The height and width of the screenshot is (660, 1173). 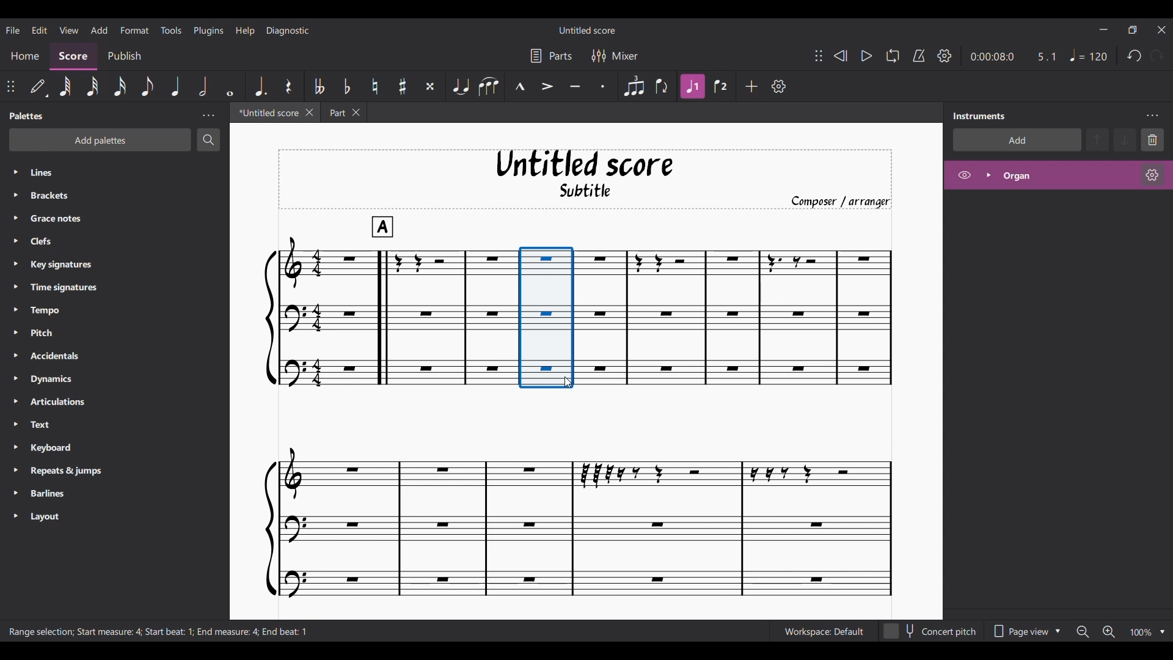 I want to click on Tuplet, so click(x=634, y=87).